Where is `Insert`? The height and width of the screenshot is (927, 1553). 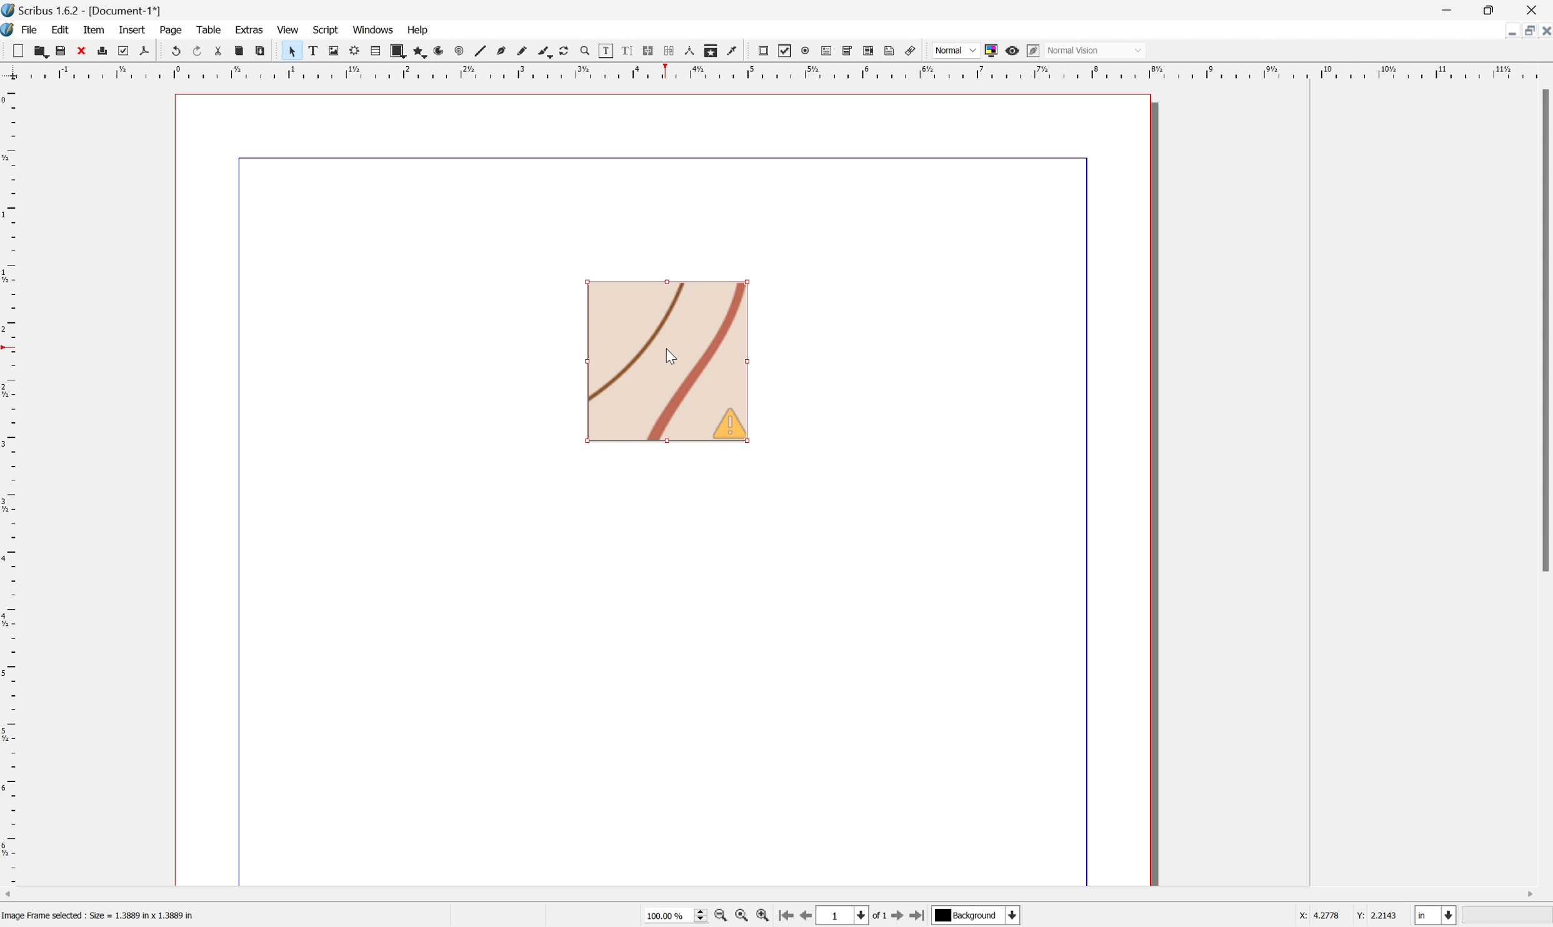
Insert is located at coordinates (132, 30).